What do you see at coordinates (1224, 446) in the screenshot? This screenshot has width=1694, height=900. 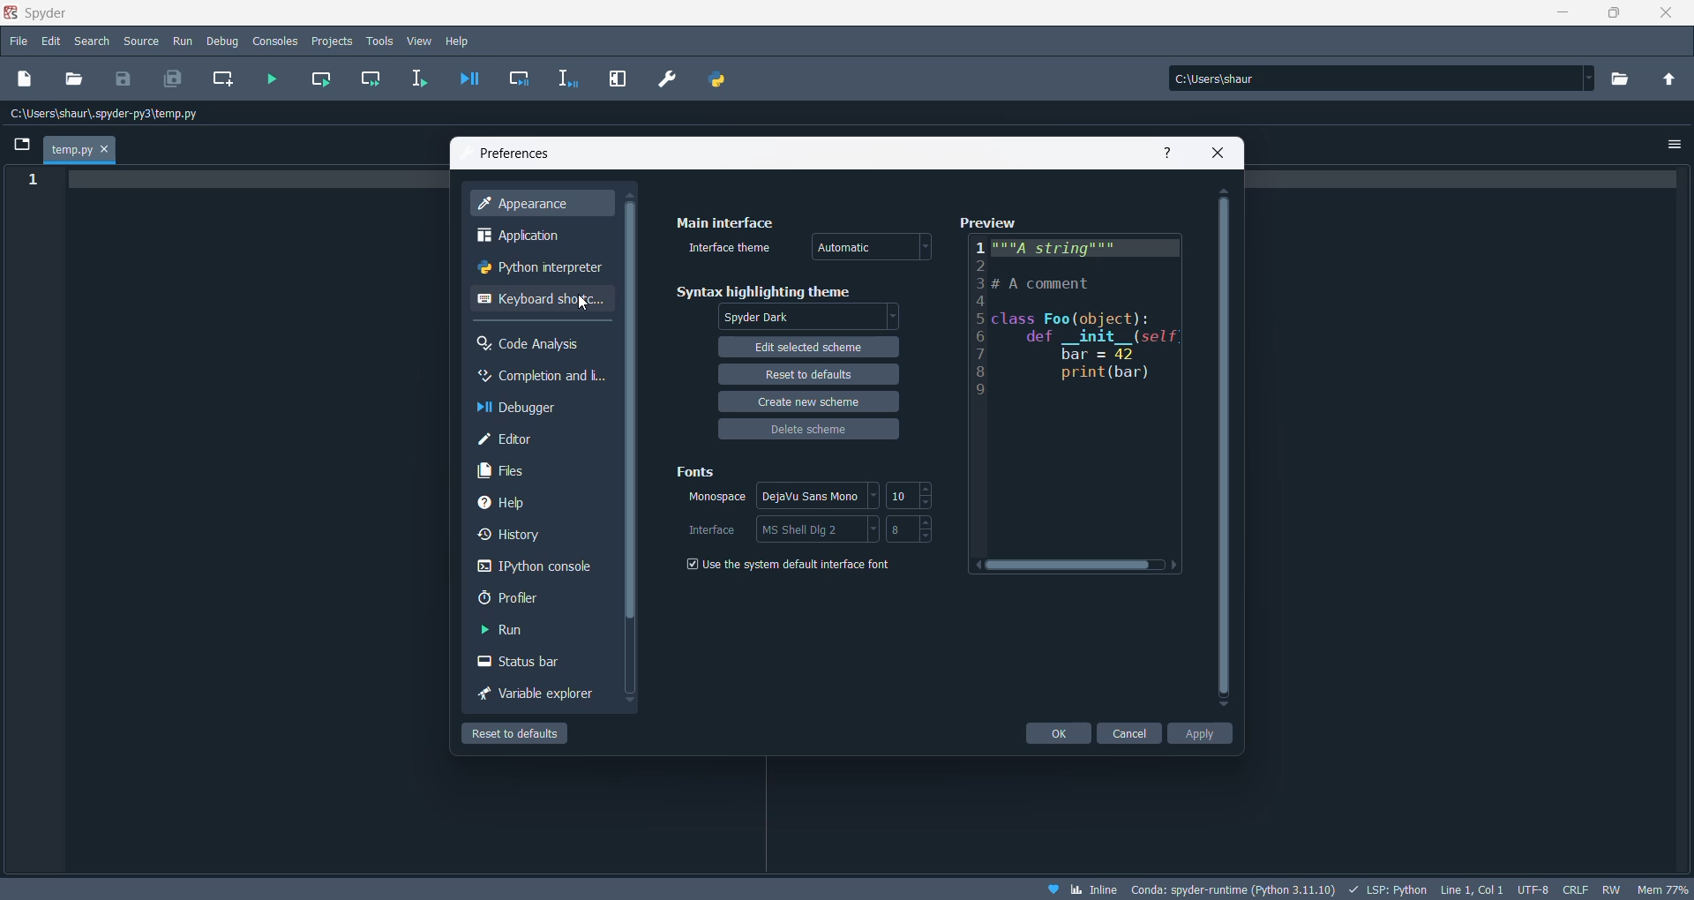 I see `scrollbar` at bounding box center [1224, 446].